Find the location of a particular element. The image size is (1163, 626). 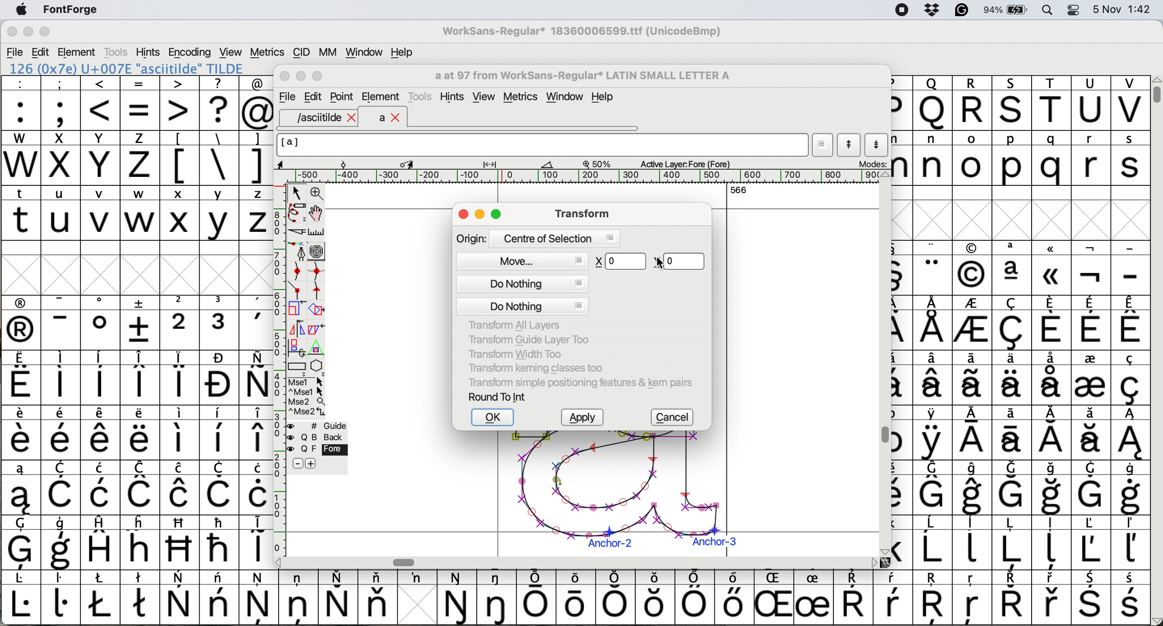

star or polygon is located at coordinates (317, 366).